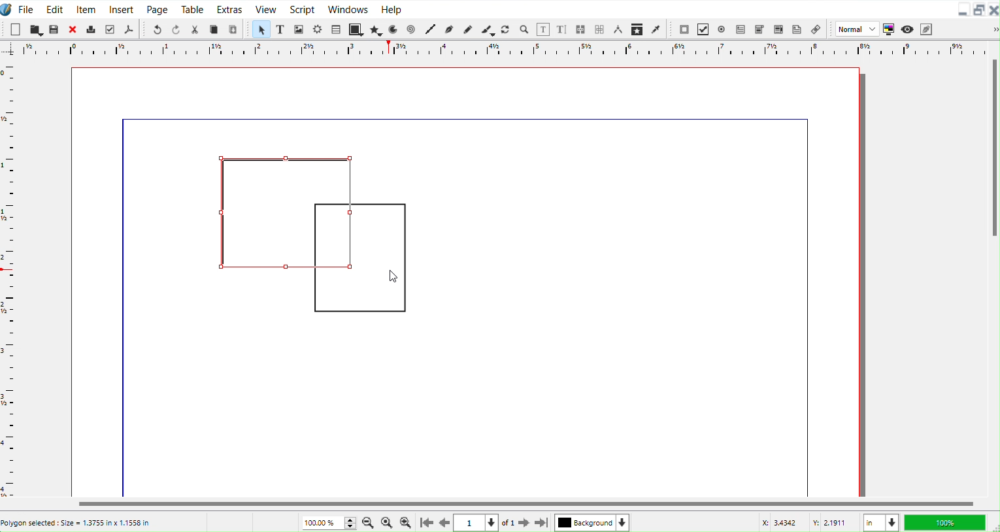 This screenshot has height=532, width=1000. I want to click on Measurement in Inches , so click(881, 522).